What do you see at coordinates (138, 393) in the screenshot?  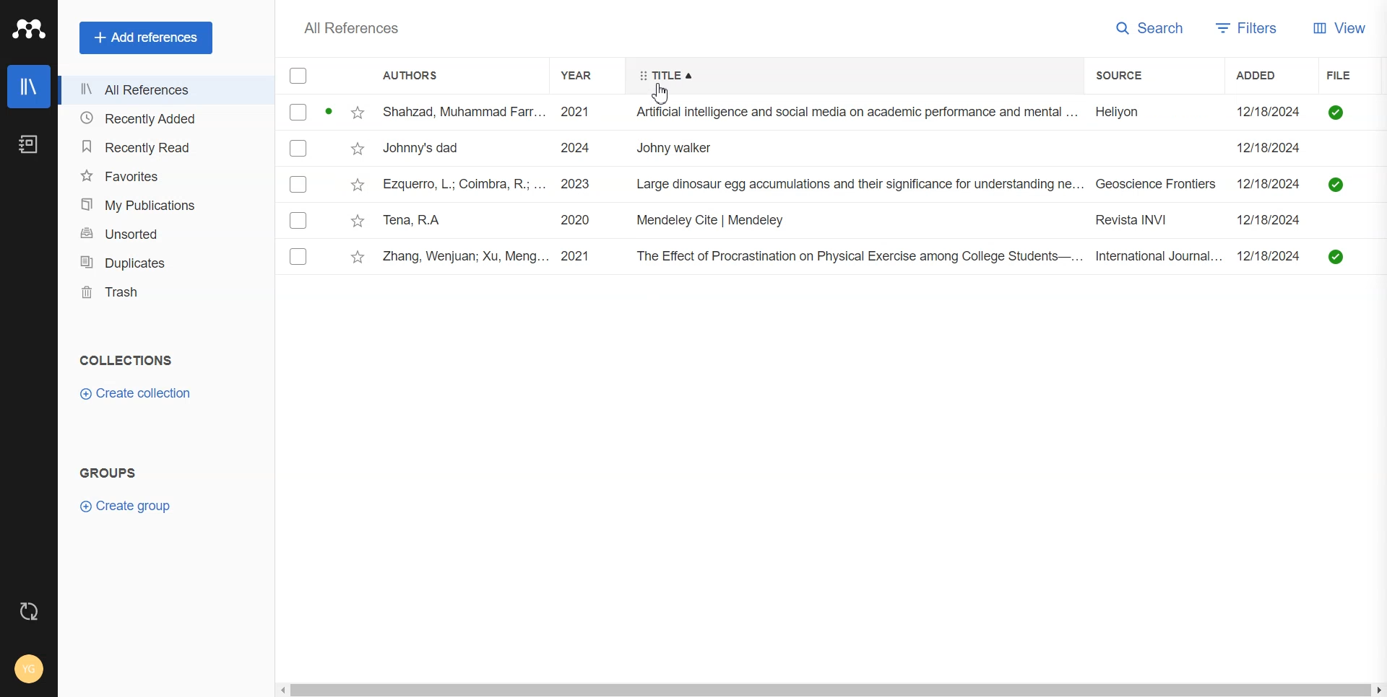 I see `Create collection` at bounding box center [138, 393].